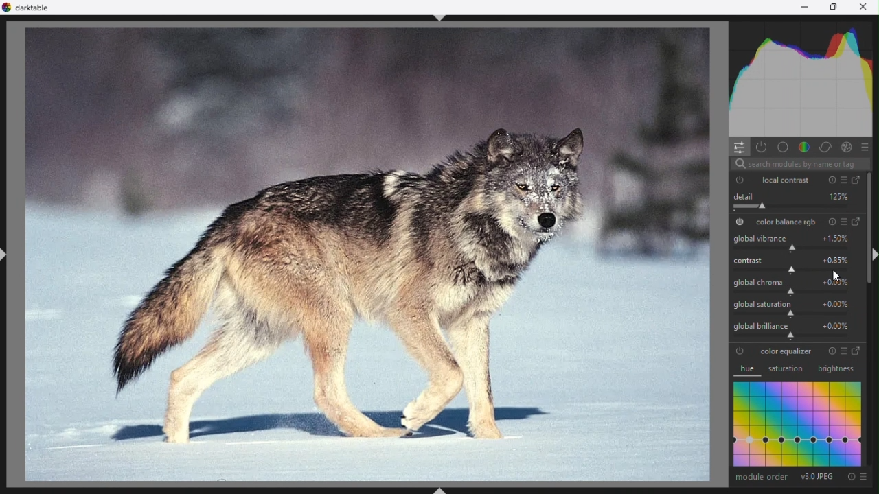 The height and width of the screenshot is (494, 879). Describe the element at coordinates (858, 351) in the screenshot. I see `go to full version of the color equalizer module` at that location.